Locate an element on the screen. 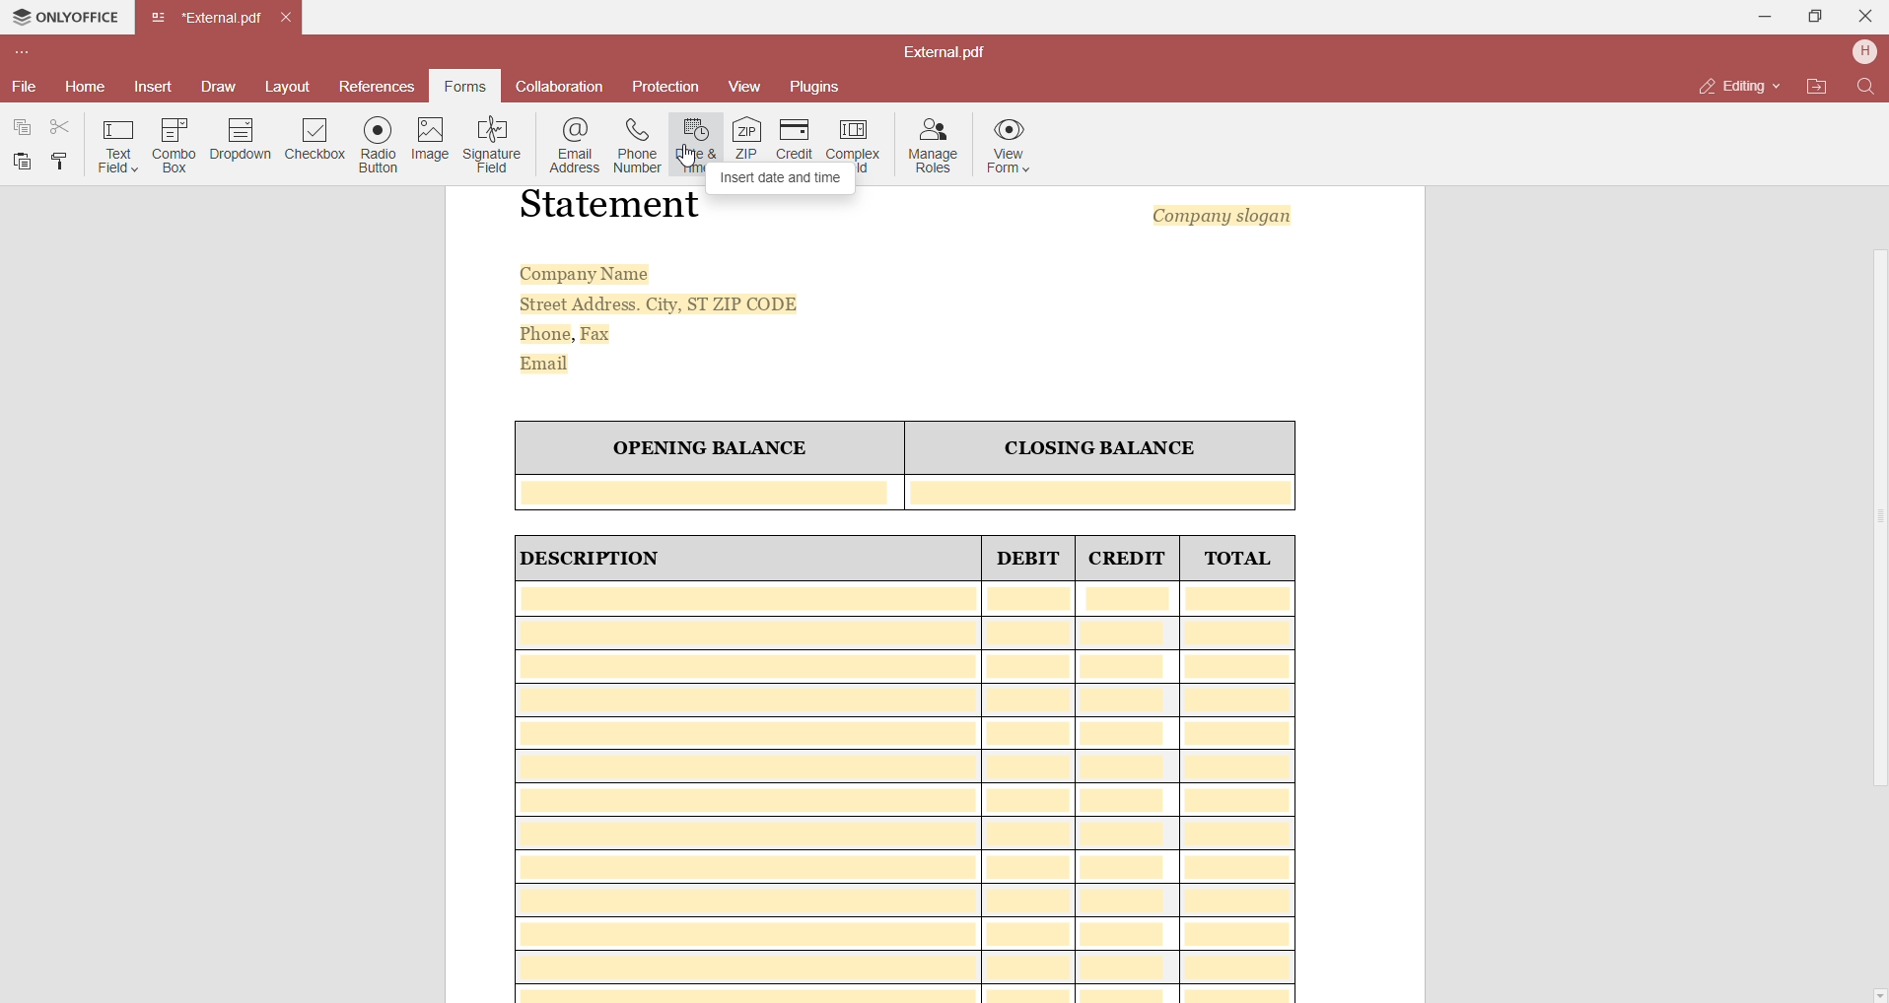 The image size is (1889, 1003). Plugins is located at coordinates (822, 86).